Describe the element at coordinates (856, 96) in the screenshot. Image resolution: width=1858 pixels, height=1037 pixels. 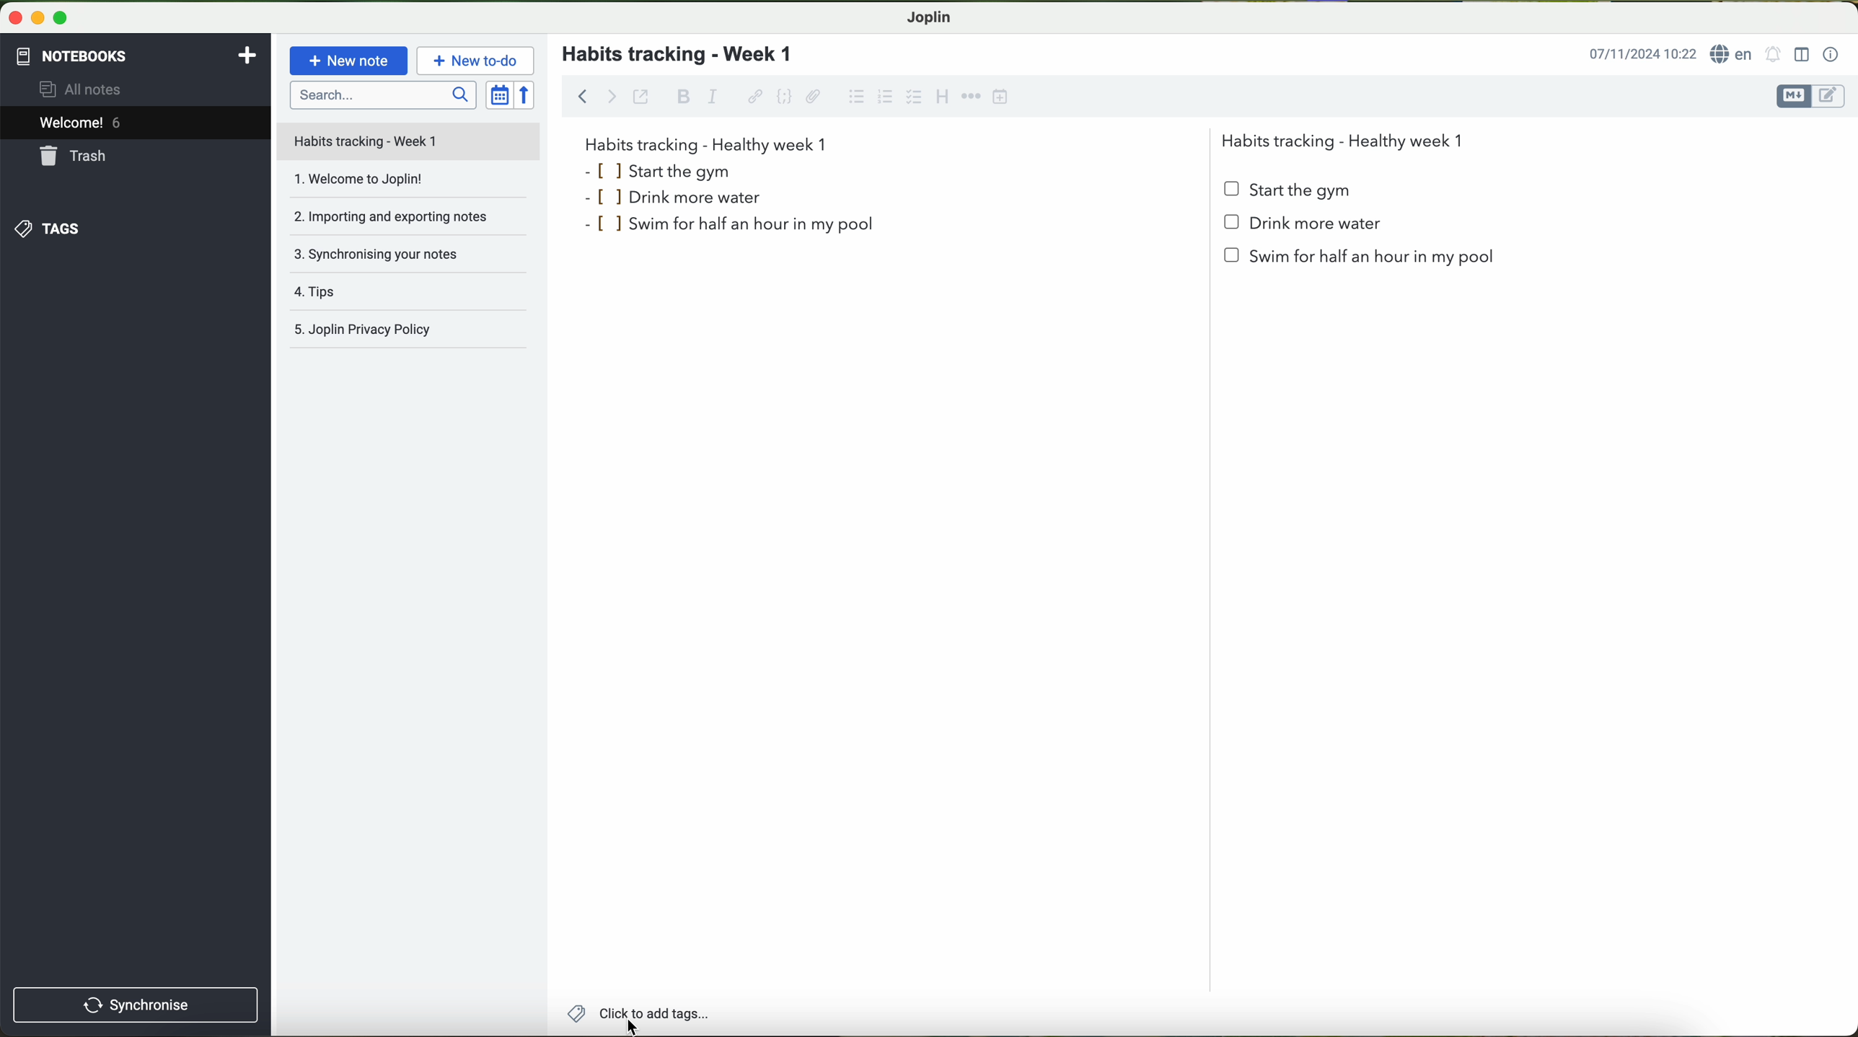
I see `bulleted list` at that location.